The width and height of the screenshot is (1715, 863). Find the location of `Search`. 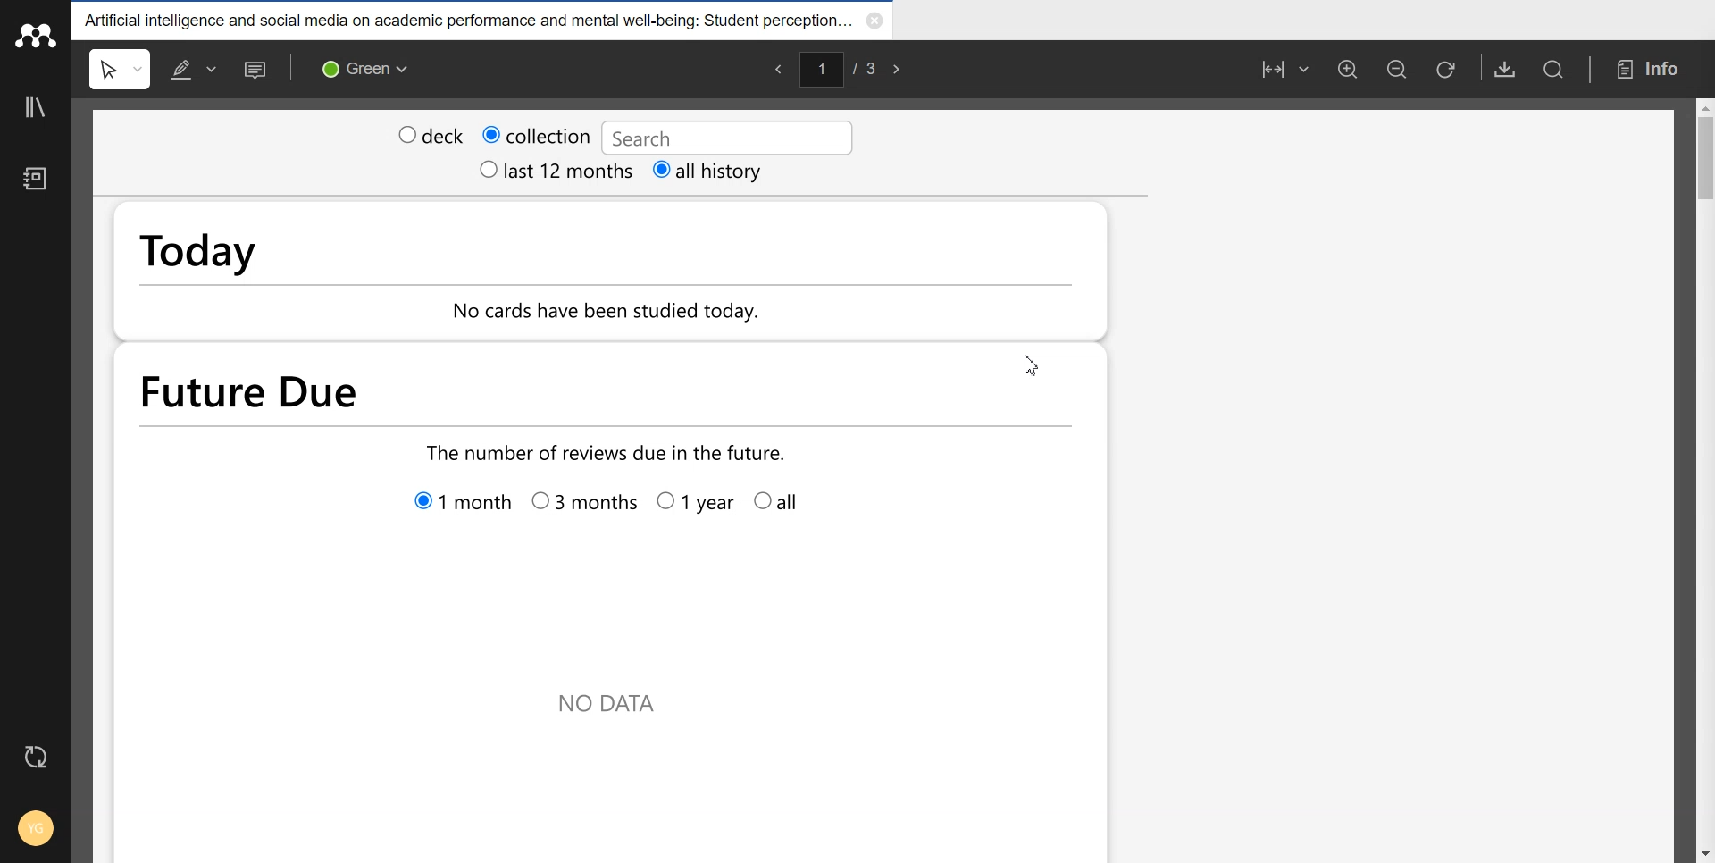

Search is located at coordinates (1559, 70).